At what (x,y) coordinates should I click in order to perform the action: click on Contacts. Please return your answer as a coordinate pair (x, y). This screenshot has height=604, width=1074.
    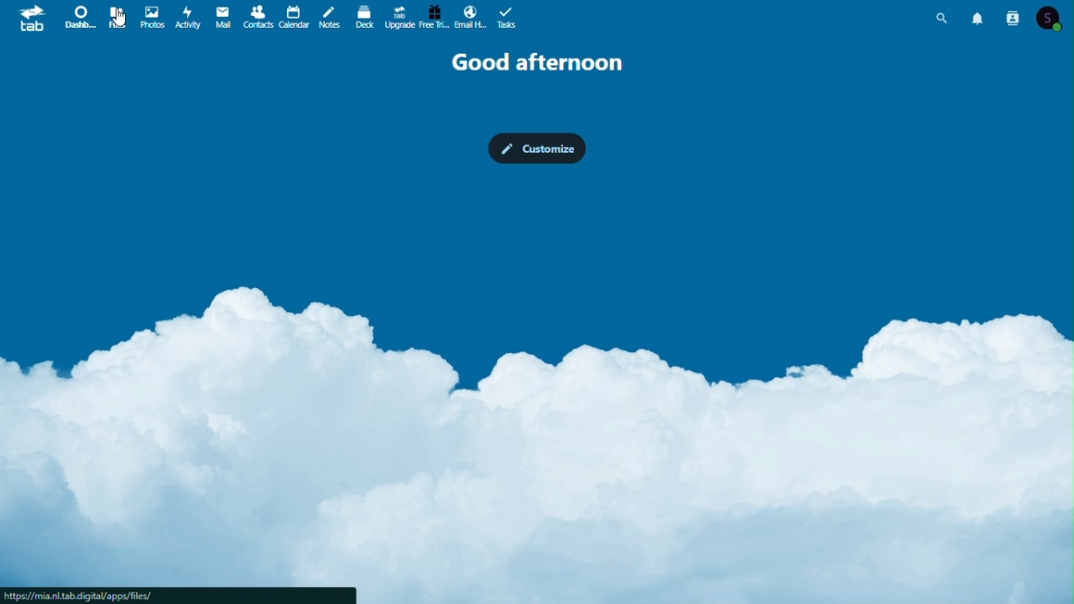
    Looking at the image, I should click on (257, 18).